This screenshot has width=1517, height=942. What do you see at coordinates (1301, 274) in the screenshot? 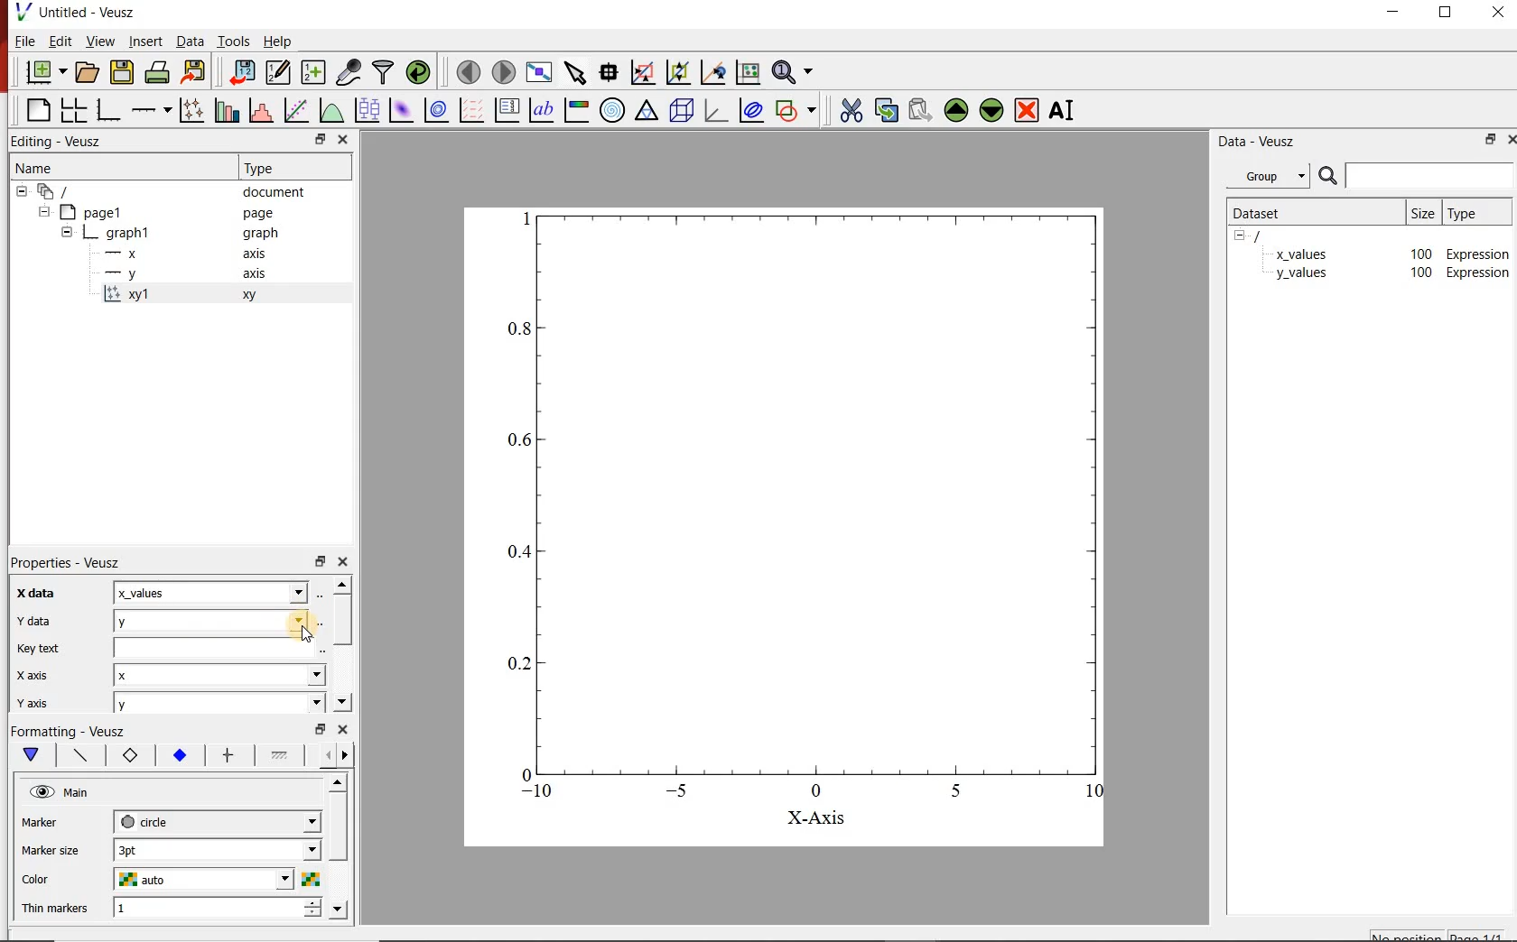
I see `y_values` at bounding box center [1301, 274].